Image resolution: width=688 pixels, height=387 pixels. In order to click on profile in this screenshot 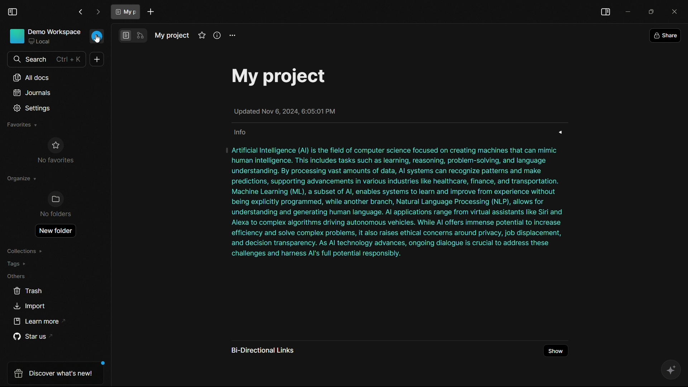, I will do `click(96, 37)`.